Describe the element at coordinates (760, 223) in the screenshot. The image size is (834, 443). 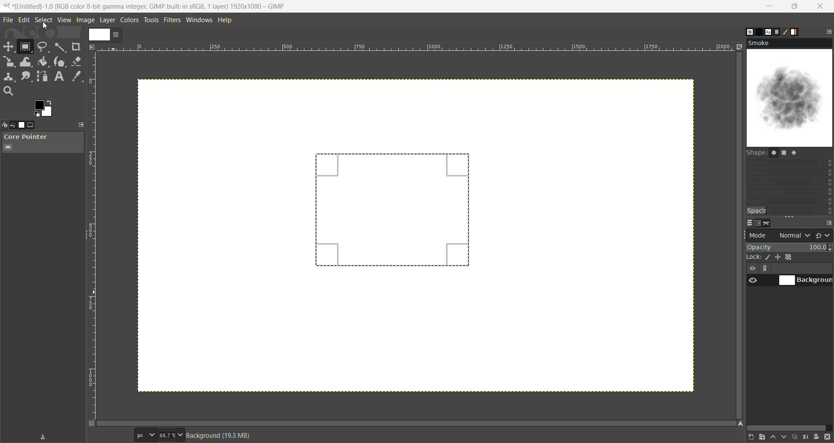
I see `channel` at that location.